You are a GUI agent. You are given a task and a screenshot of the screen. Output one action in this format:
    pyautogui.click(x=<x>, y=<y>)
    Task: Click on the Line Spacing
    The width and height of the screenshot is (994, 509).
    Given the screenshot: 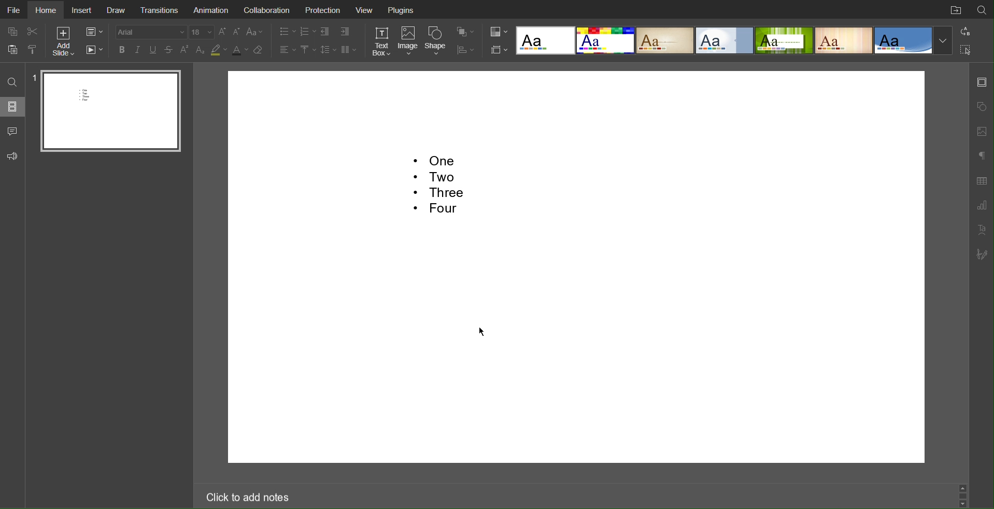 What is the action you would take?
    pyautogui.click(x=328, y=49)
    